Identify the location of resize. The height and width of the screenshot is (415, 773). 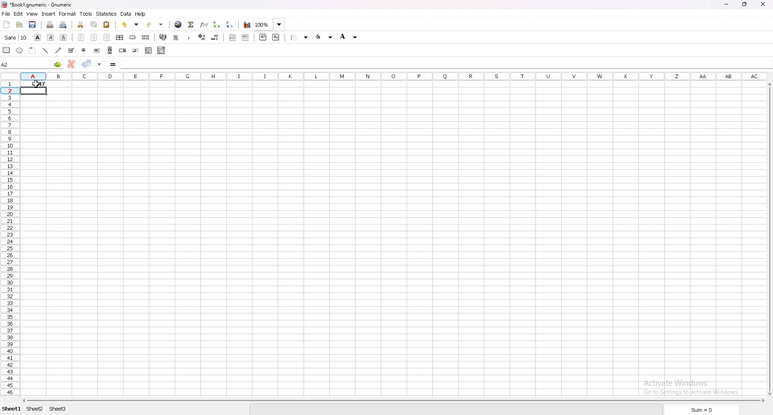
(744, 4).